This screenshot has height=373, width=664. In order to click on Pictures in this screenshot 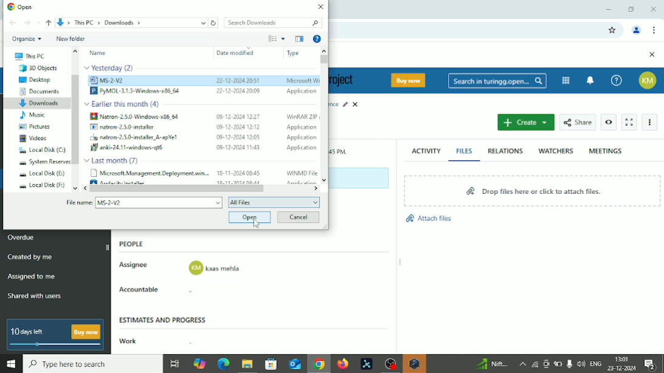, I will do `click(36, 126)`.